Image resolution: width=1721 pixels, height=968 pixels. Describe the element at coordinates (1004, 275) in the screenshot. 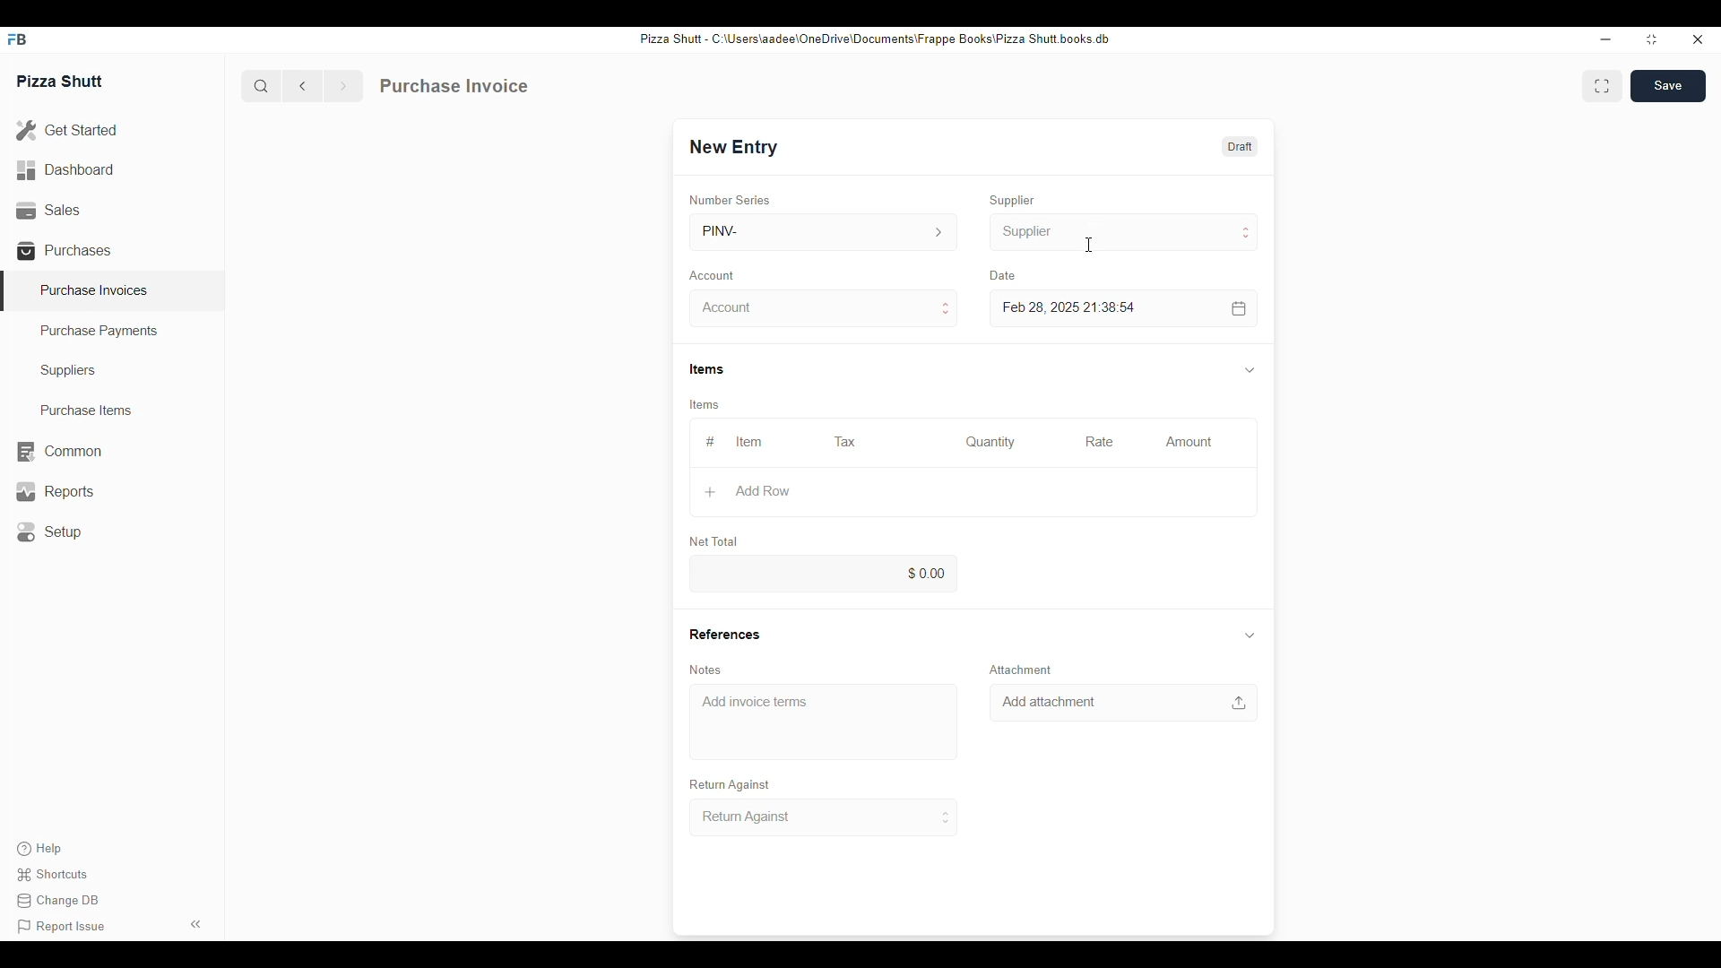

I see `Date` at that location.